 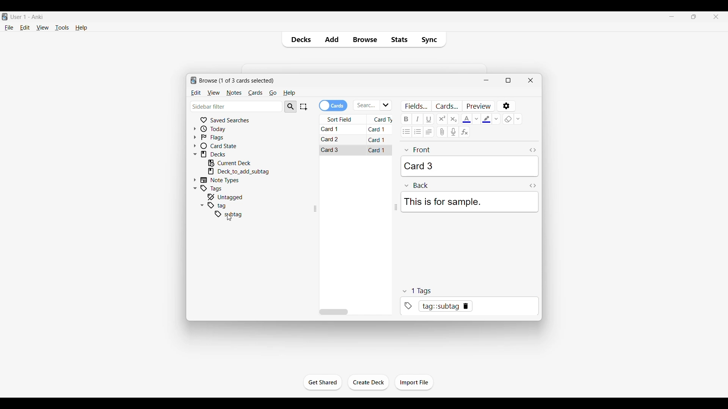 I want to click on Italic text, so click(x=417, y=119).